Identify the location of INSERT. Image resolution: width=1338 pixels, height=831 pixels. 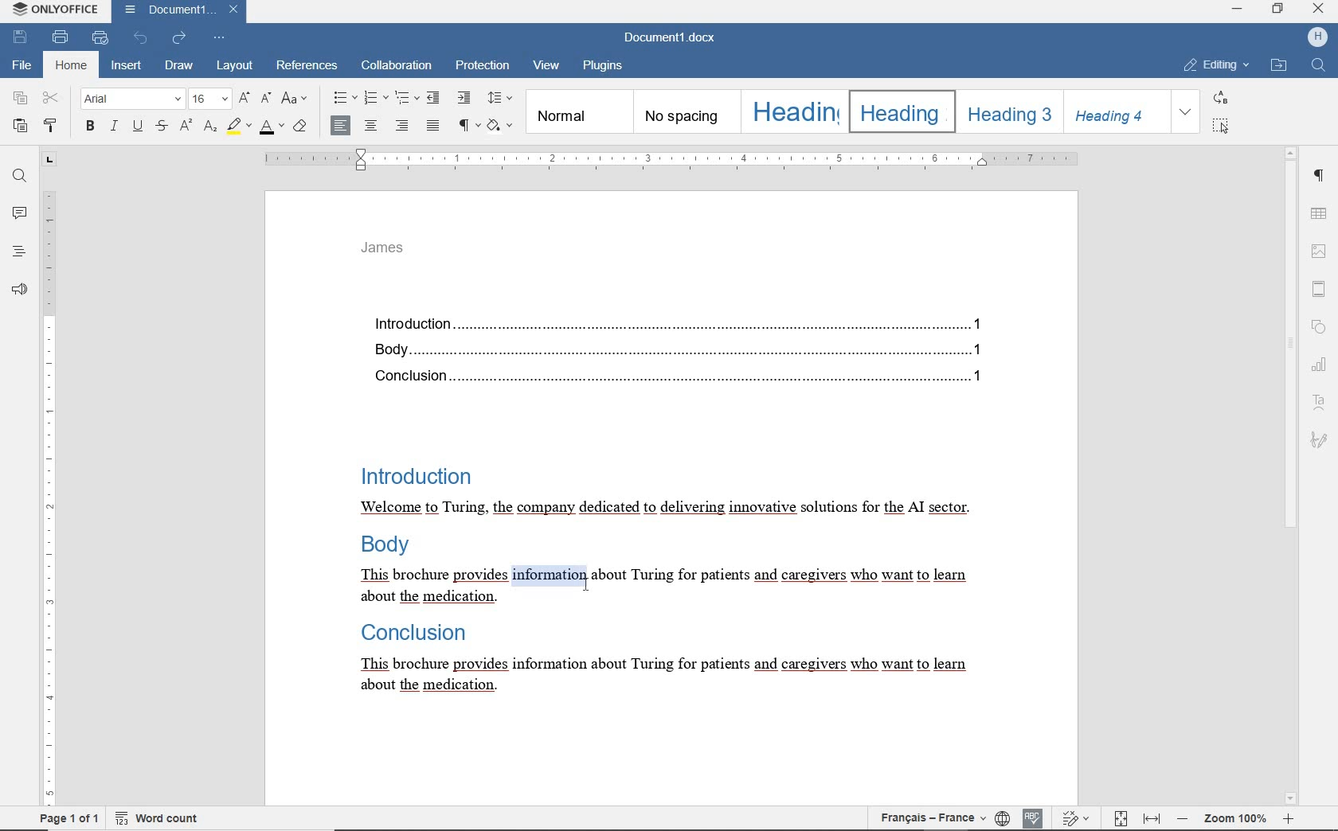
(127, 66).